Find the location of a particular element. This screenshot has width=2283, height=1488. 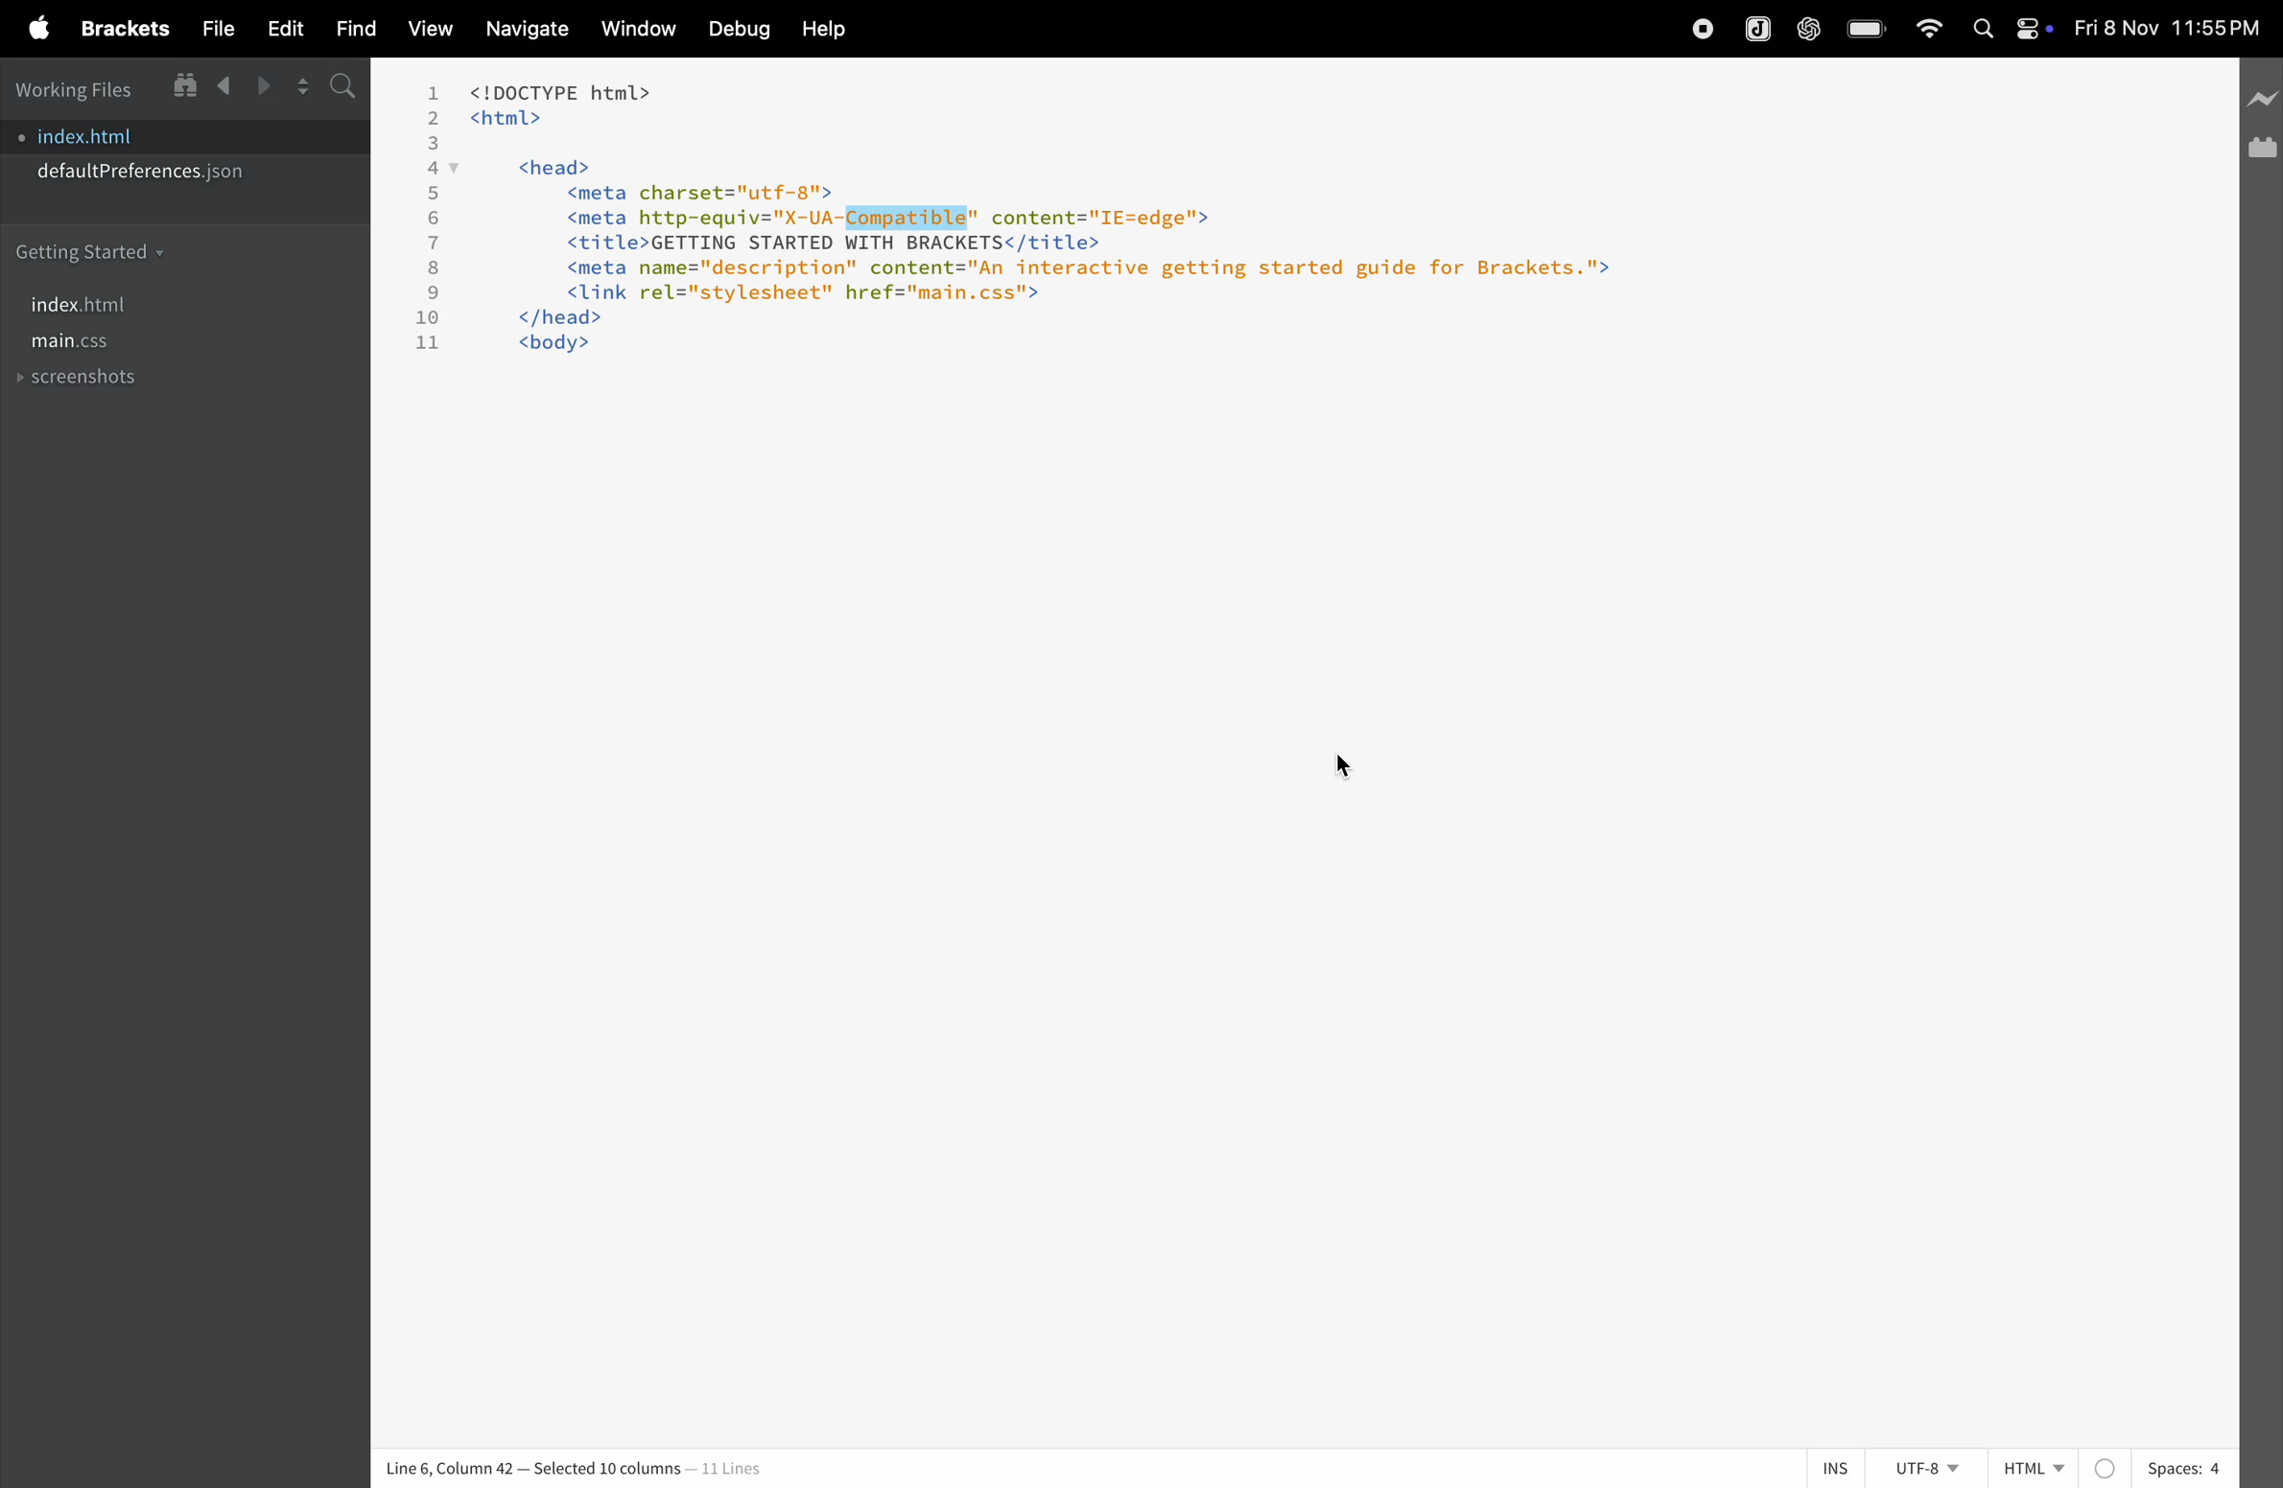

cursor is located at coordinates (1344, 771).